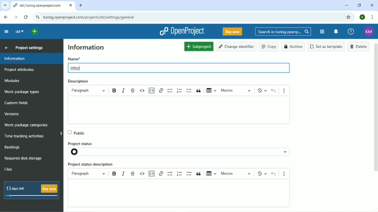 This screenshot has height=212, width=378. What do you see at coordinates (362, 17) in the screenshot?
I see `K` at bounding box center [362, 17].